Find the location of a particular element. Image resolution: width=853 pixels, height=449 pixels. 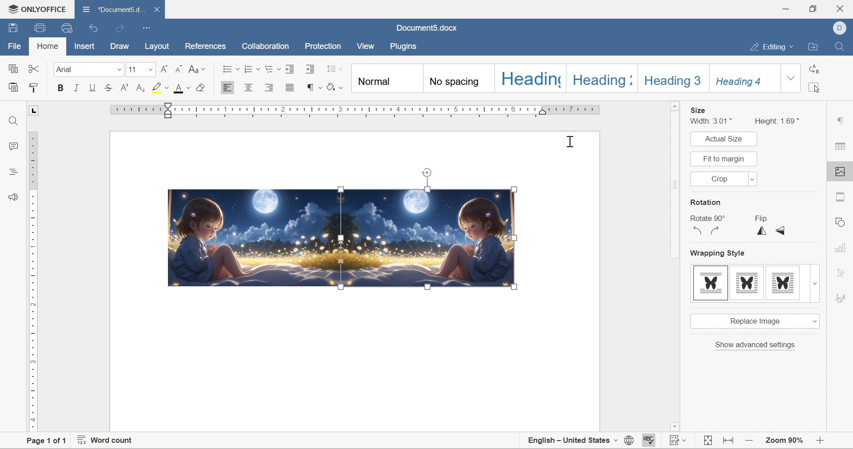

fit to margin is located at coordinates (724, 158).